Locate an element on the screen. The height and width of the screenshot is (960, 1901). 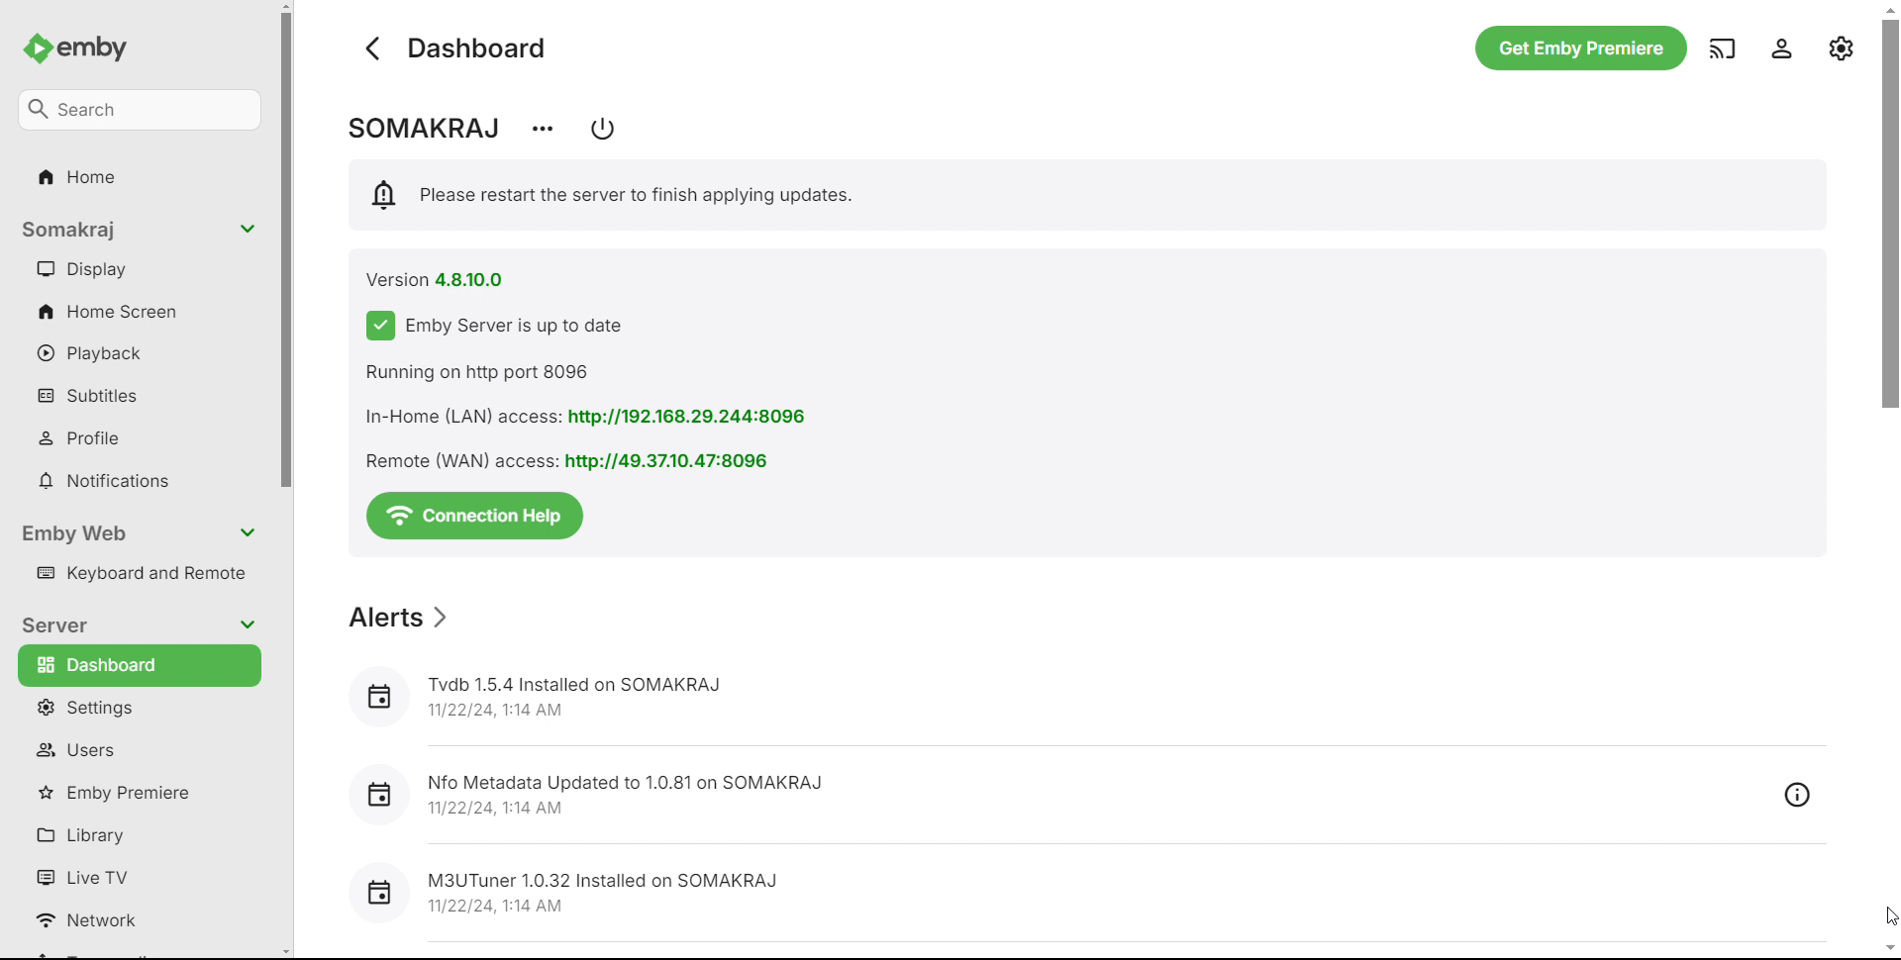
play on another device is located at coordinates (1721, 48).